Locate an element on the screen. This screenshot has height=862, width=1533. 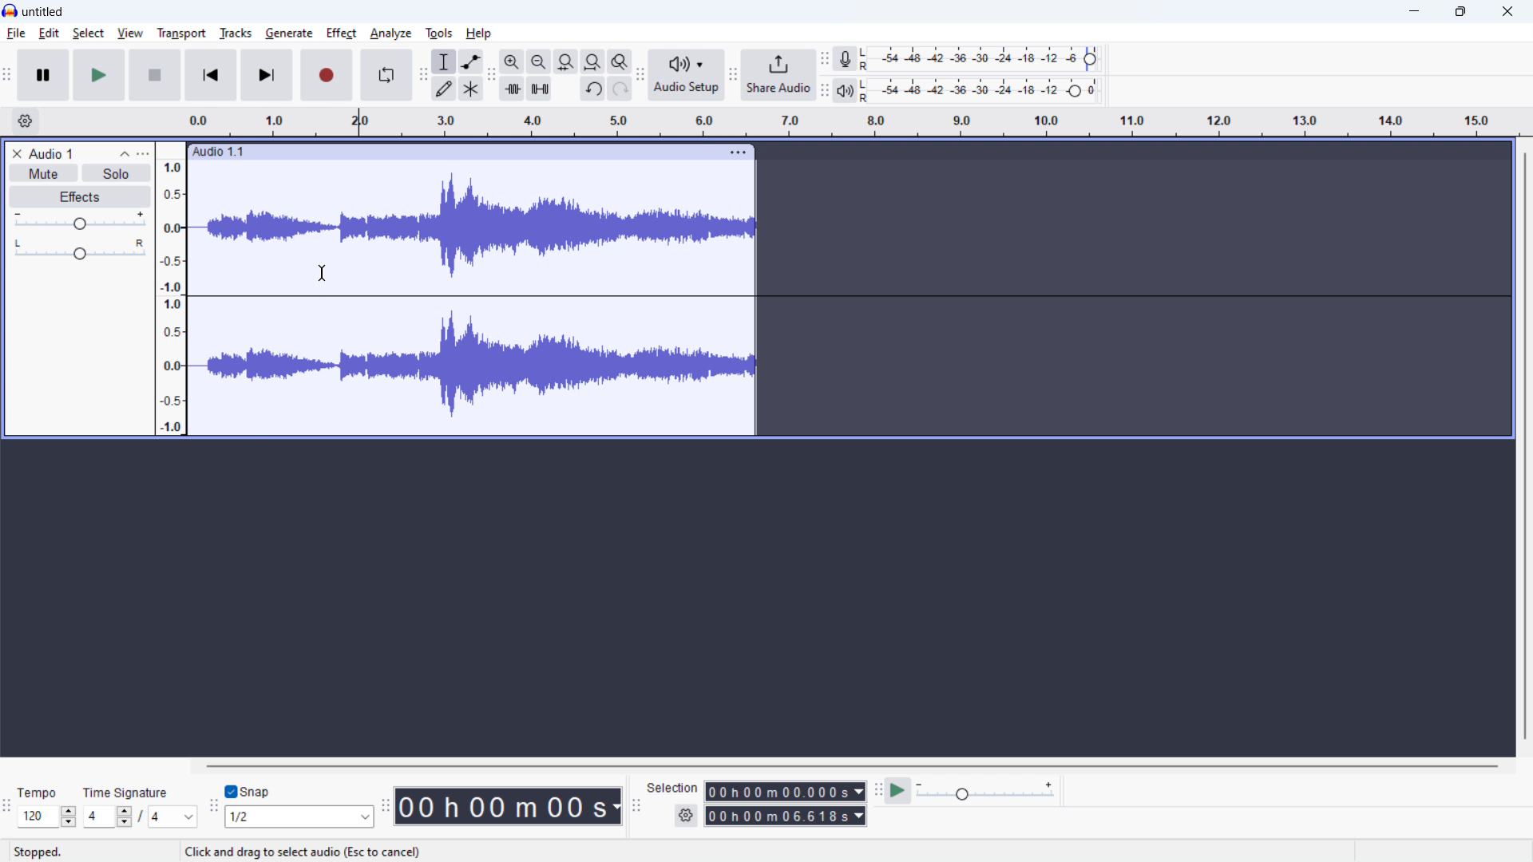
title is located at coordinates (43, 12).